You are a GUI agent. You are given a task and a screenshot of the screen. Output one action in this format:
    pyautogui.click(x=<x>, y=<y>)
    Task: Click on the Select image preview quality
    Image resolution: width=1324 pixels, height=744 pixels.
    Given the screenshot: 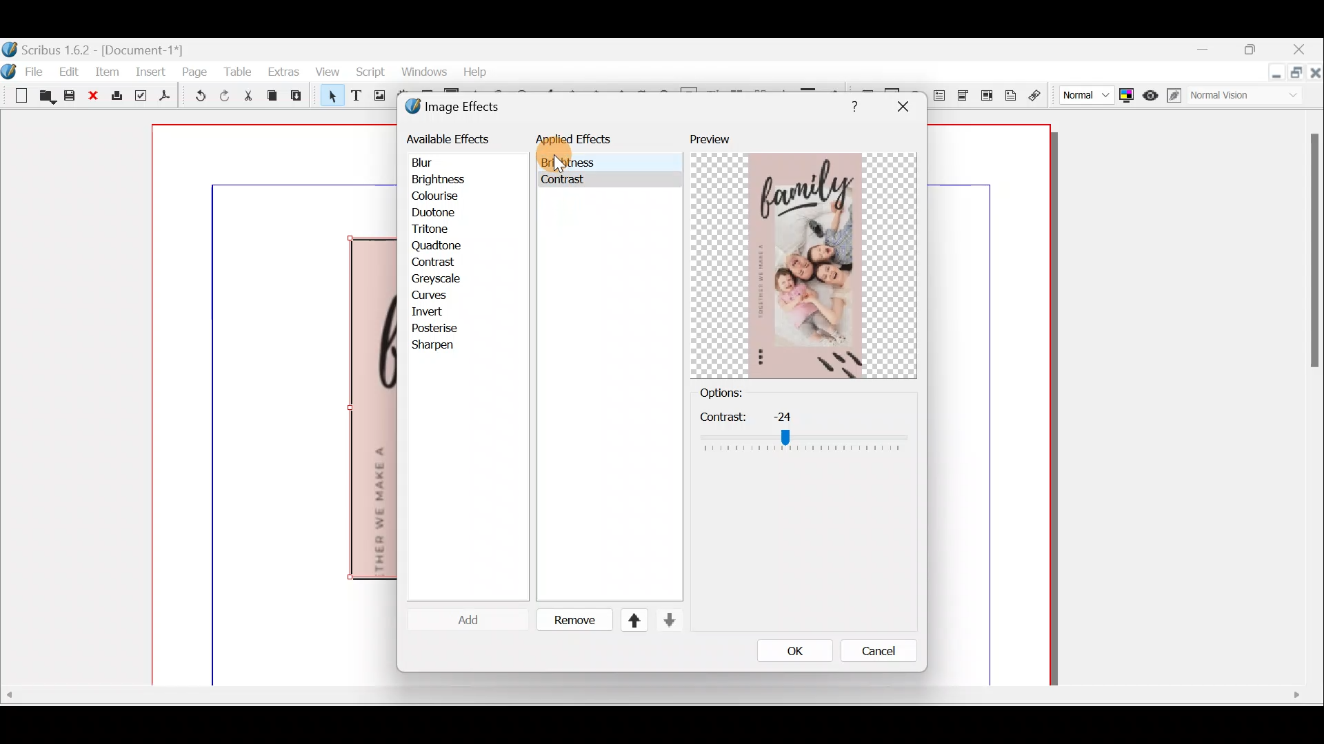 What is the action you would take?
    pyautogui.click(x=1083, y=93)
    